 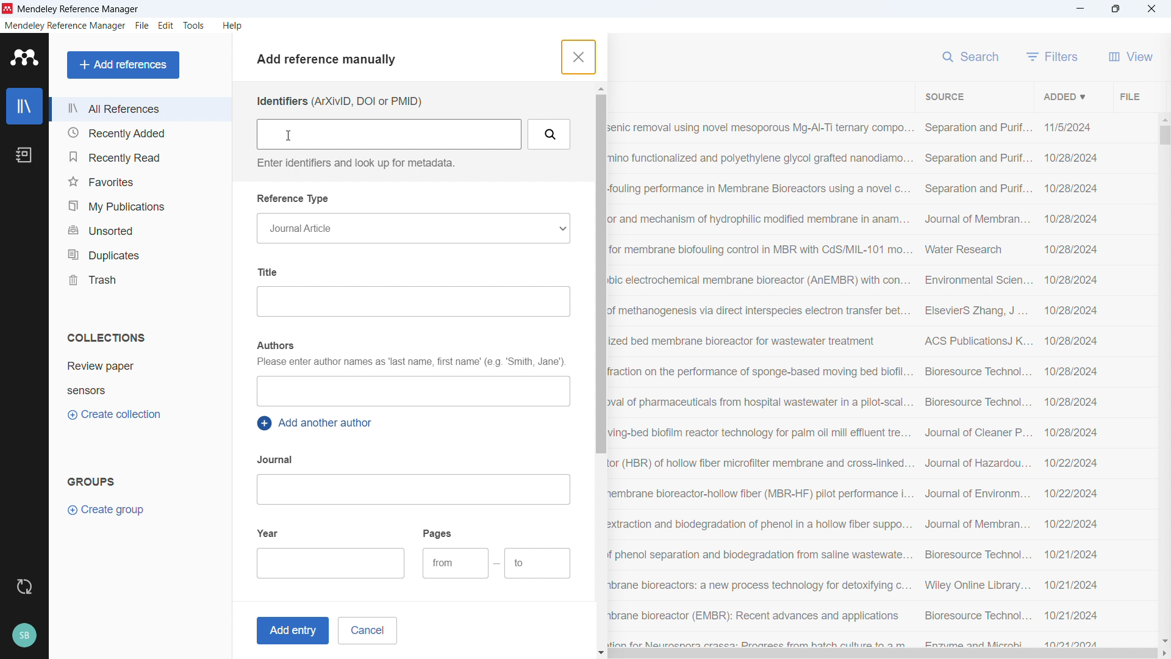 I want to click on Identifiers, so click(x=338, y=101).